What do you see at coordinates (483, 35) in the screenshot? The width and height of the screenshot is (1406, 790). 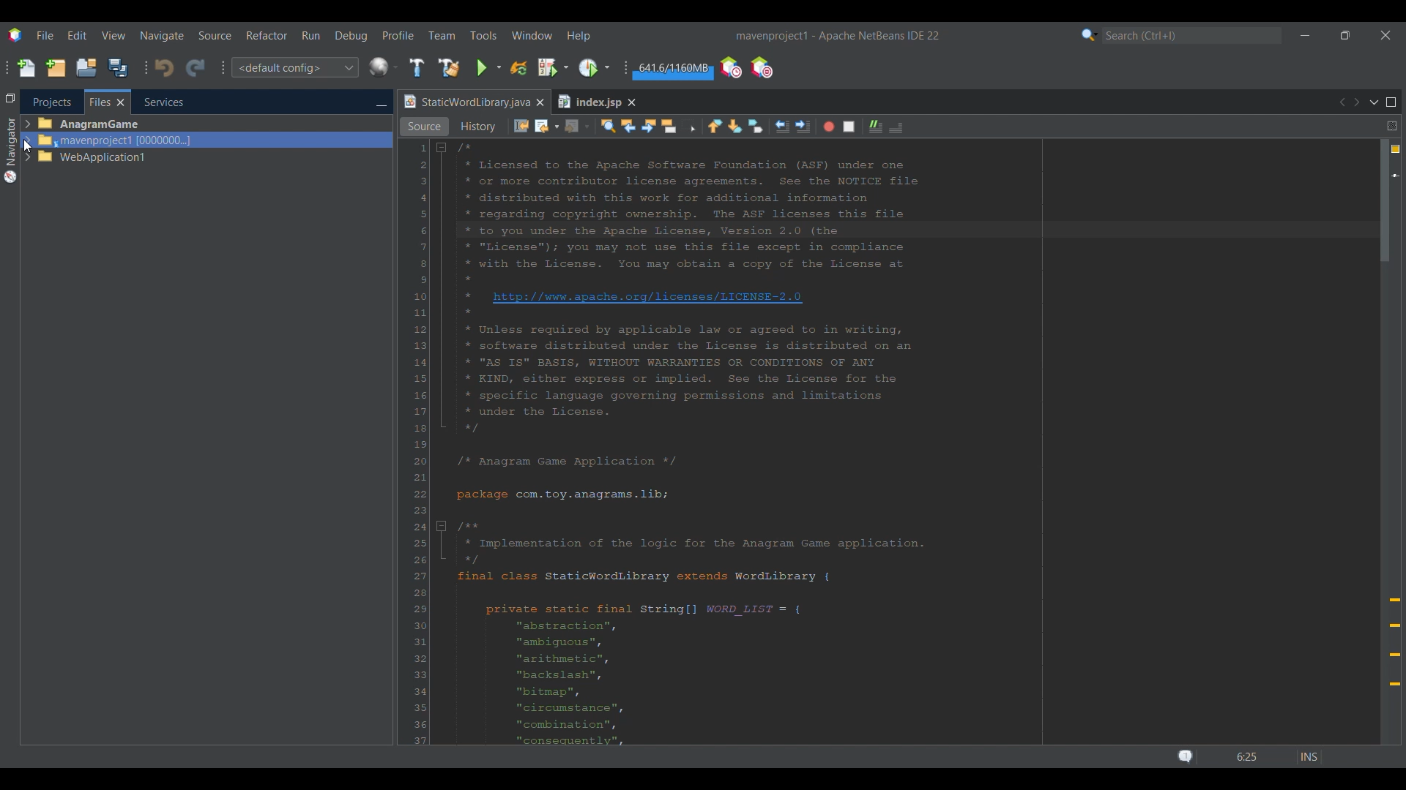 I see `Tools menu` at bounding box center [483, 35].